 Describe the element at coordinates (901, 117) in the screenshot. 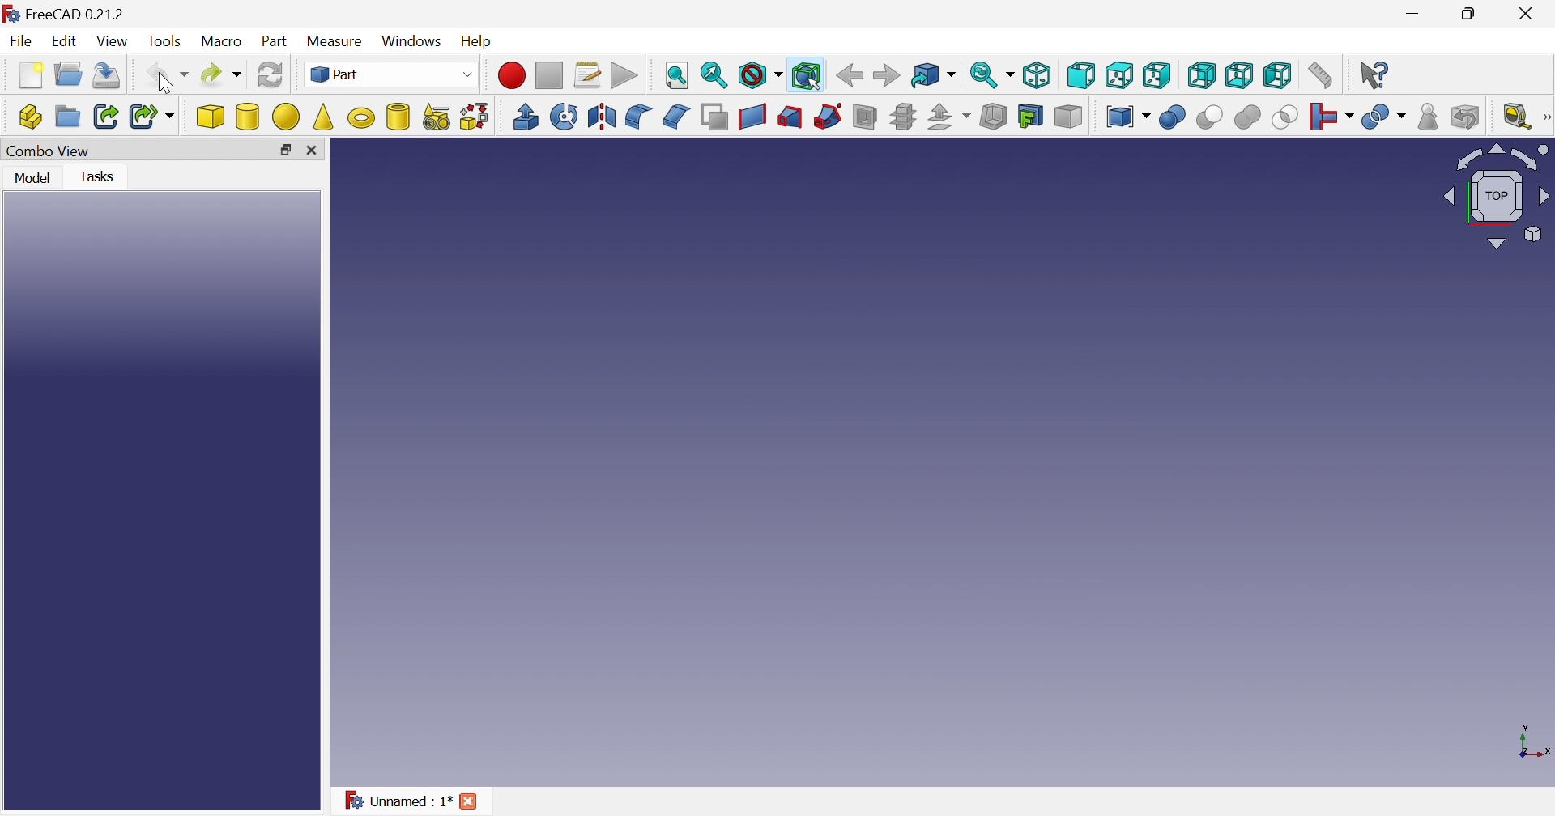

I see `Cross-sections` at that location.